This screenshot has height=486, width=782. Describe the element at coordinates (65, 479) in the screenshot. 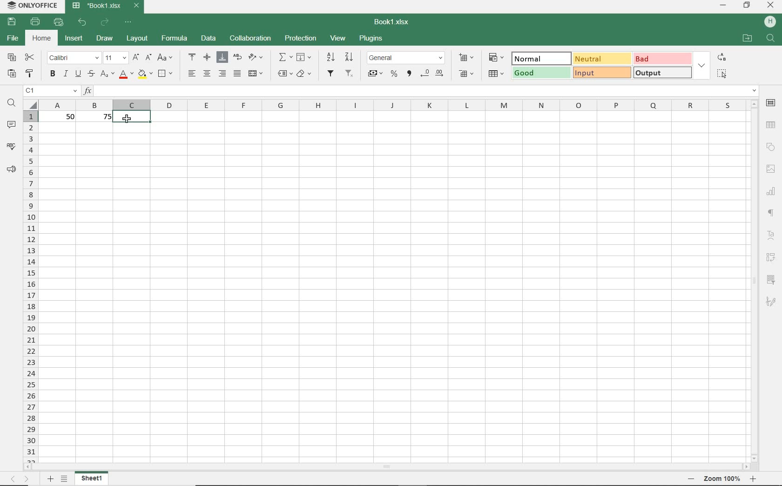

I see `list of sheets` at that location.